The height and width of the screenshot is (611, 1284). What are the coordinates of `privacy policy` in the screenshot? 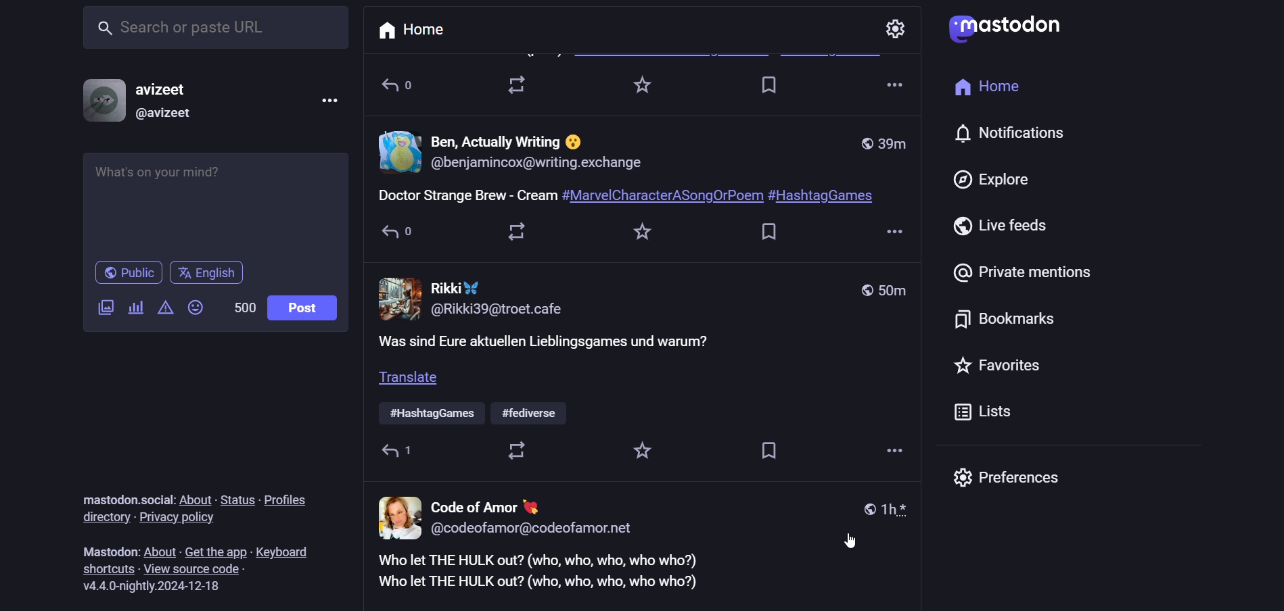 It's located at (181, 518).